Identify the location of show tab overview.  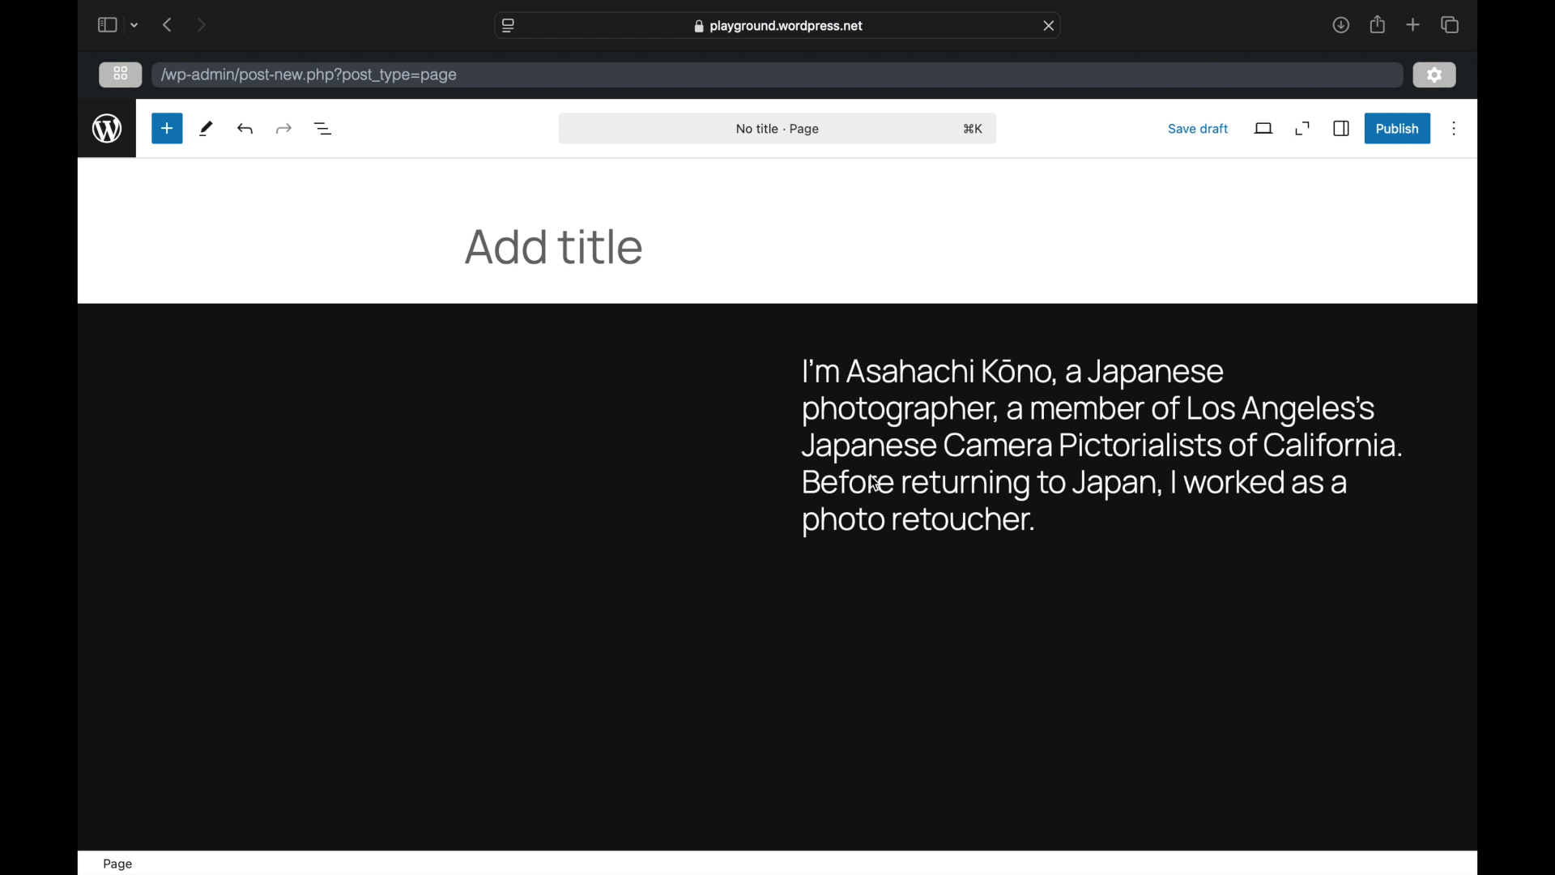
(1450, 25).